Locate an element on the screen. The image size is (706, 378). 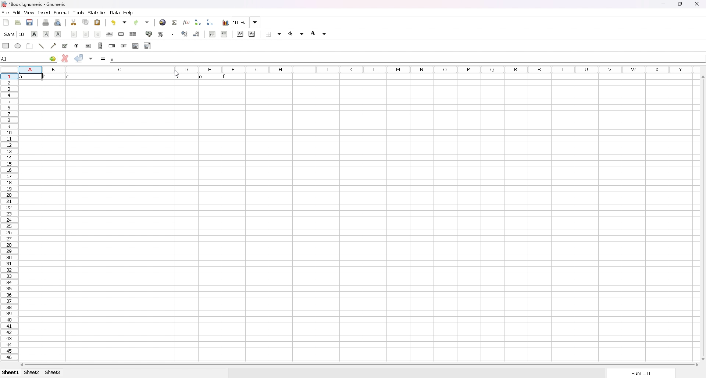
selected cell is located at coordinates (29, 58).